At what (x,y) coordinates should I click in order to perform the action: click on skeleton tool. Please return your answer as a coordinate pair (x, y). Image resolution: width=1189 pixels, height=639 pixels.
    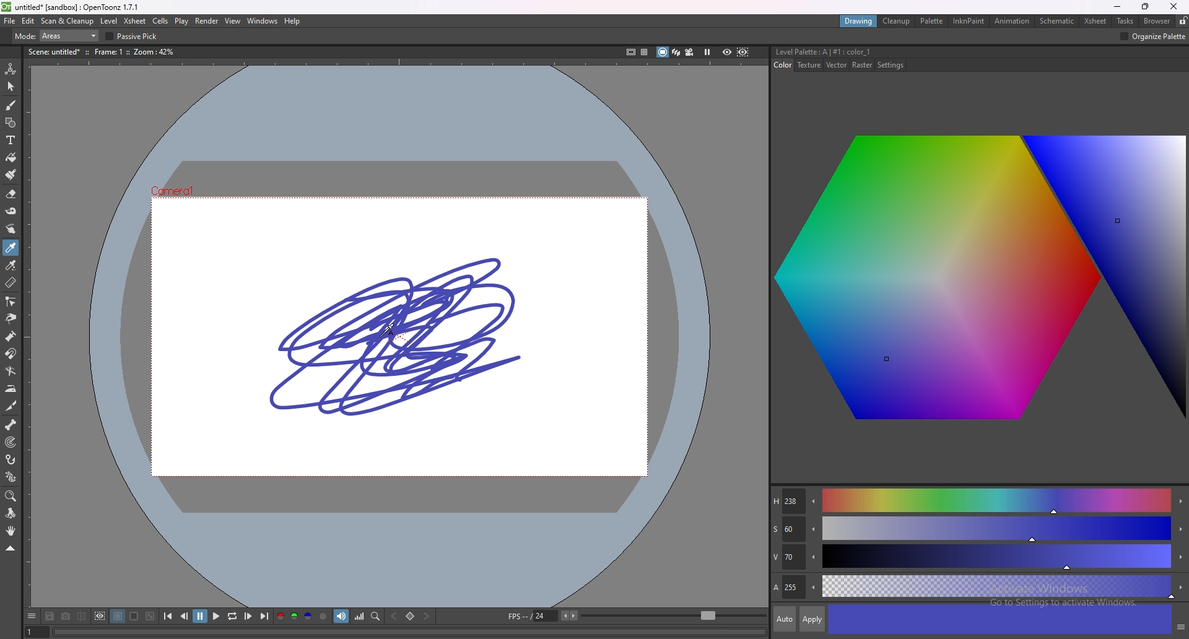
    Looking at the image, I should click on (11, 424).